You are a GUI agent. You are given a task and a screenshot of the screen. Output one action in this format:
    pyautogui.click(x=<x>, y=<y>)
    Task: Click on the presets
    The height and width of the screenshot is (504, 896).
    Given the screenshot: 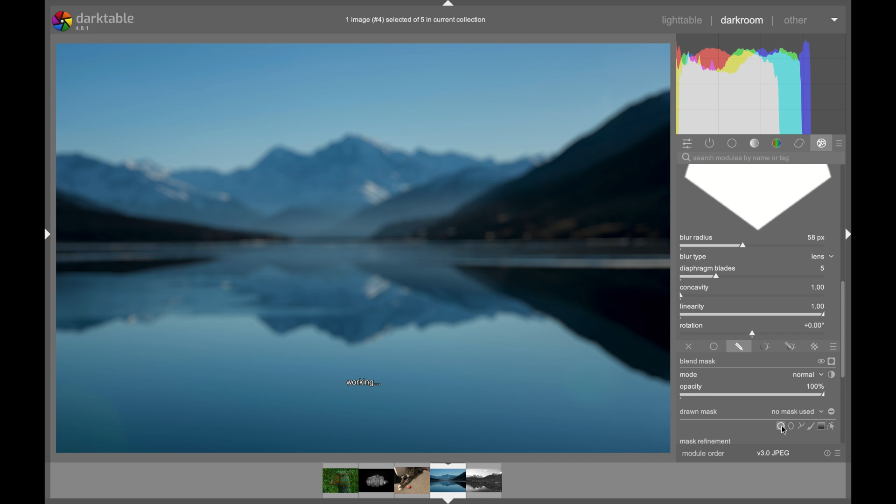 What is the action you would take?
    pyautogui.click(x=840, y=143)
    